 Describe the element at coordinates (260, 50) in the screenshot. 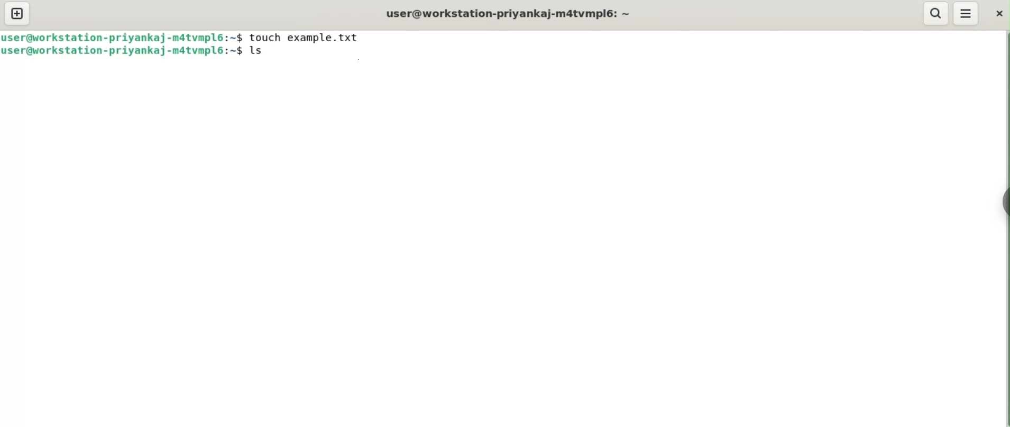

I see `ls` at that location.